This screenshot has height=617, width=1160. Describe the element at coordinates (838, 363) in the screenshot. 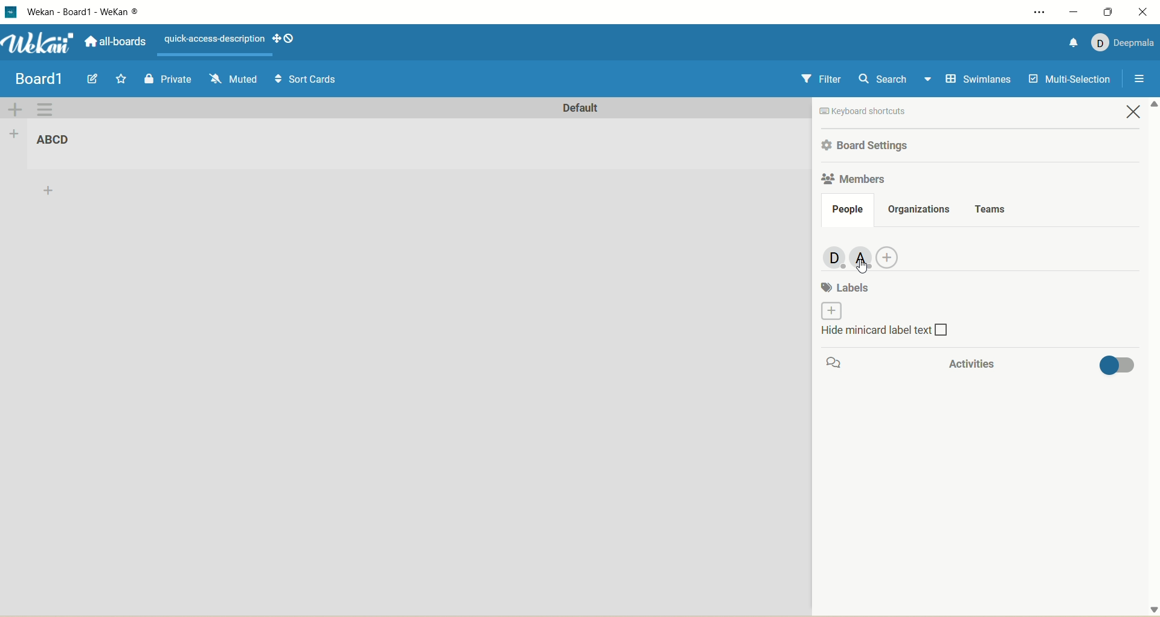

I see `comments` at that location.